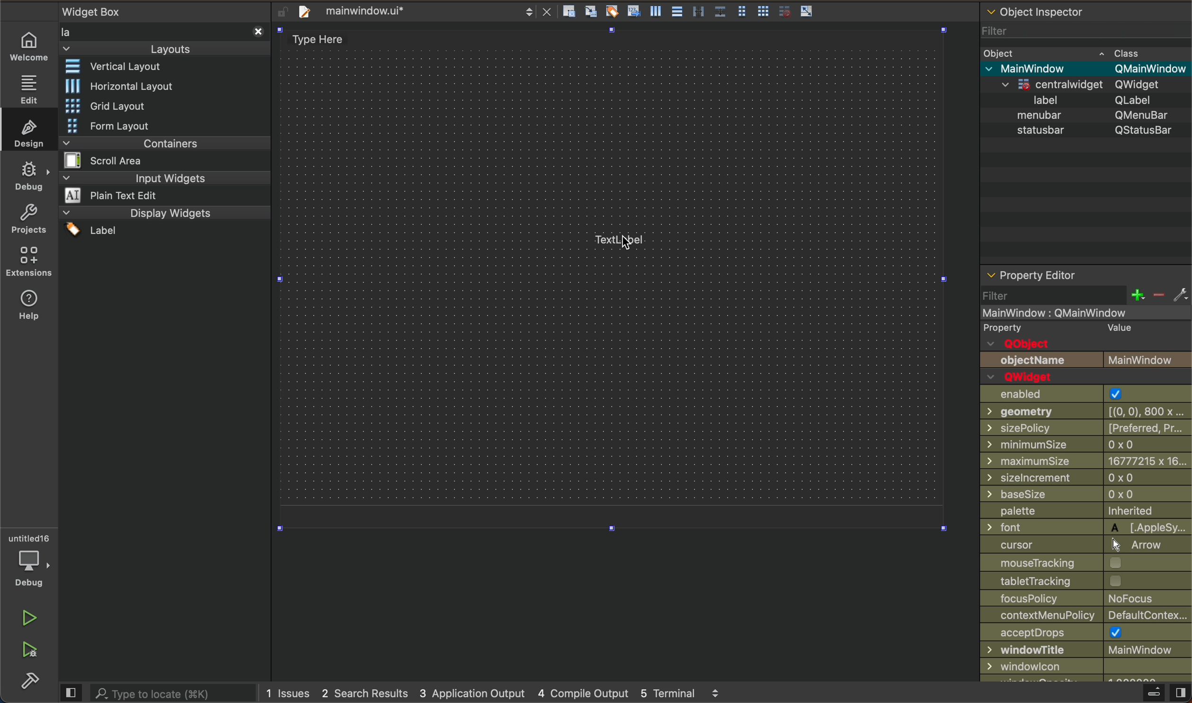 Image resolution: width=1192 pixels, height=703 pixels. What do you see at coordinates (1086, 429) in the screenshot?
I see `size policy` at bounding box center [1086, 429].